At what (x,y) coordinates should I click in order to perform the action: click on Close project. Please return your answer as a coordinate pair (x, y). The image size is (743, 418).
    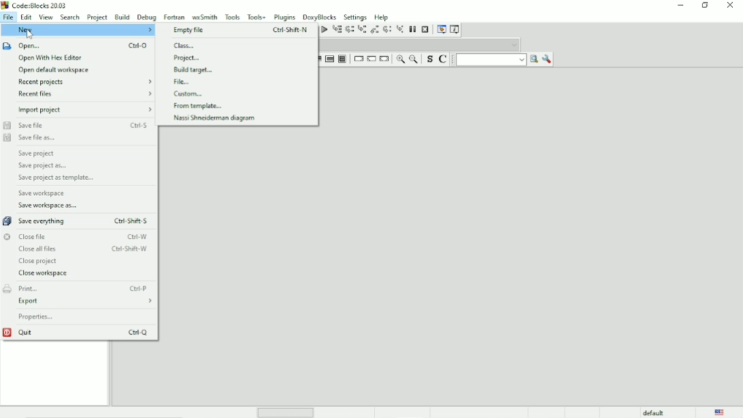
    Looking at the image, I should click on (39, 261).